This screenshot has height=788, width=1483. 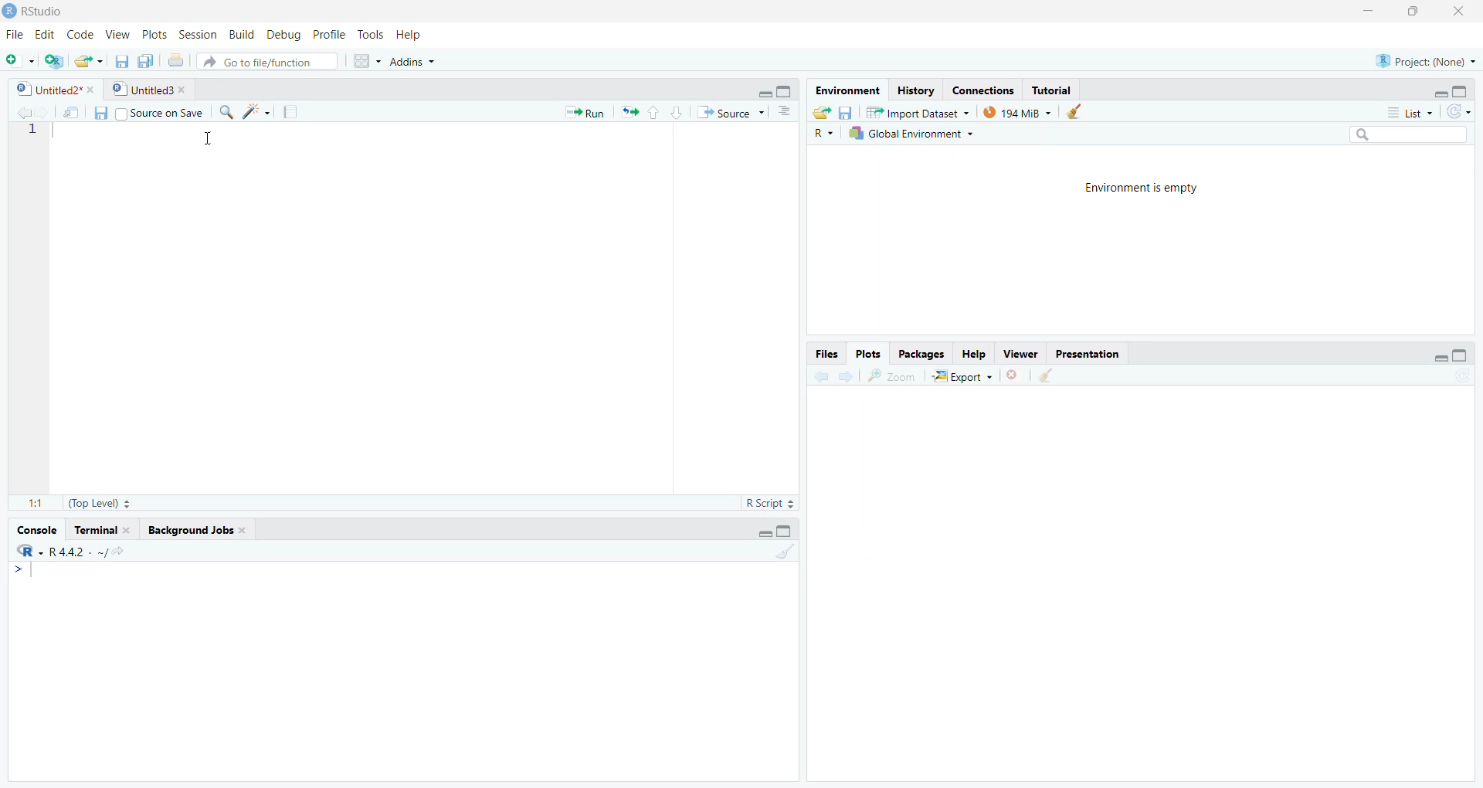 I want to click on Load workspace, so click(x=822, y=111).